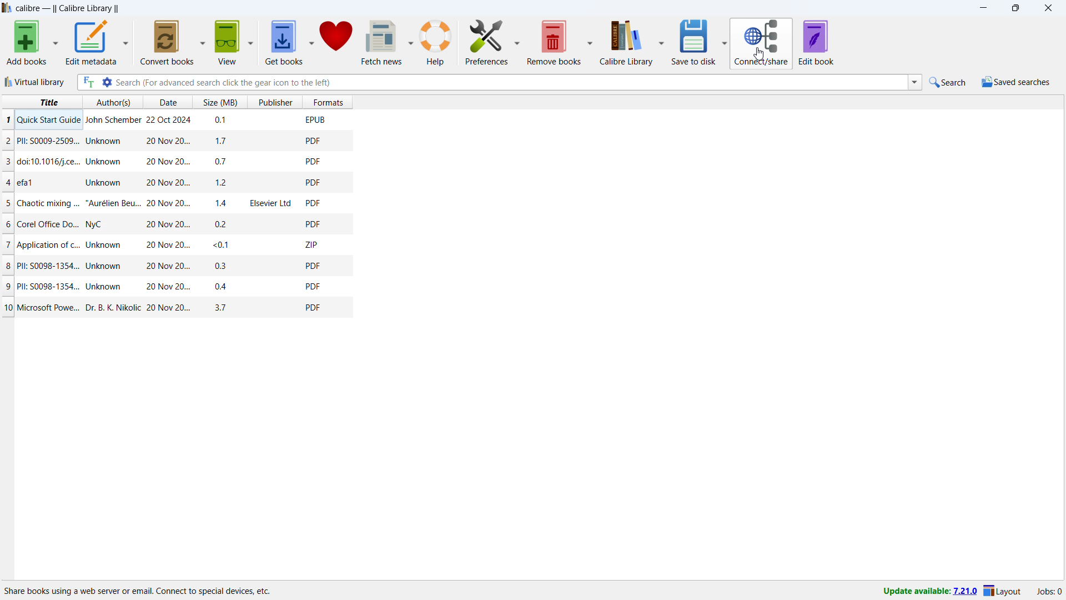  I want to click on get books, so click(227, 42).